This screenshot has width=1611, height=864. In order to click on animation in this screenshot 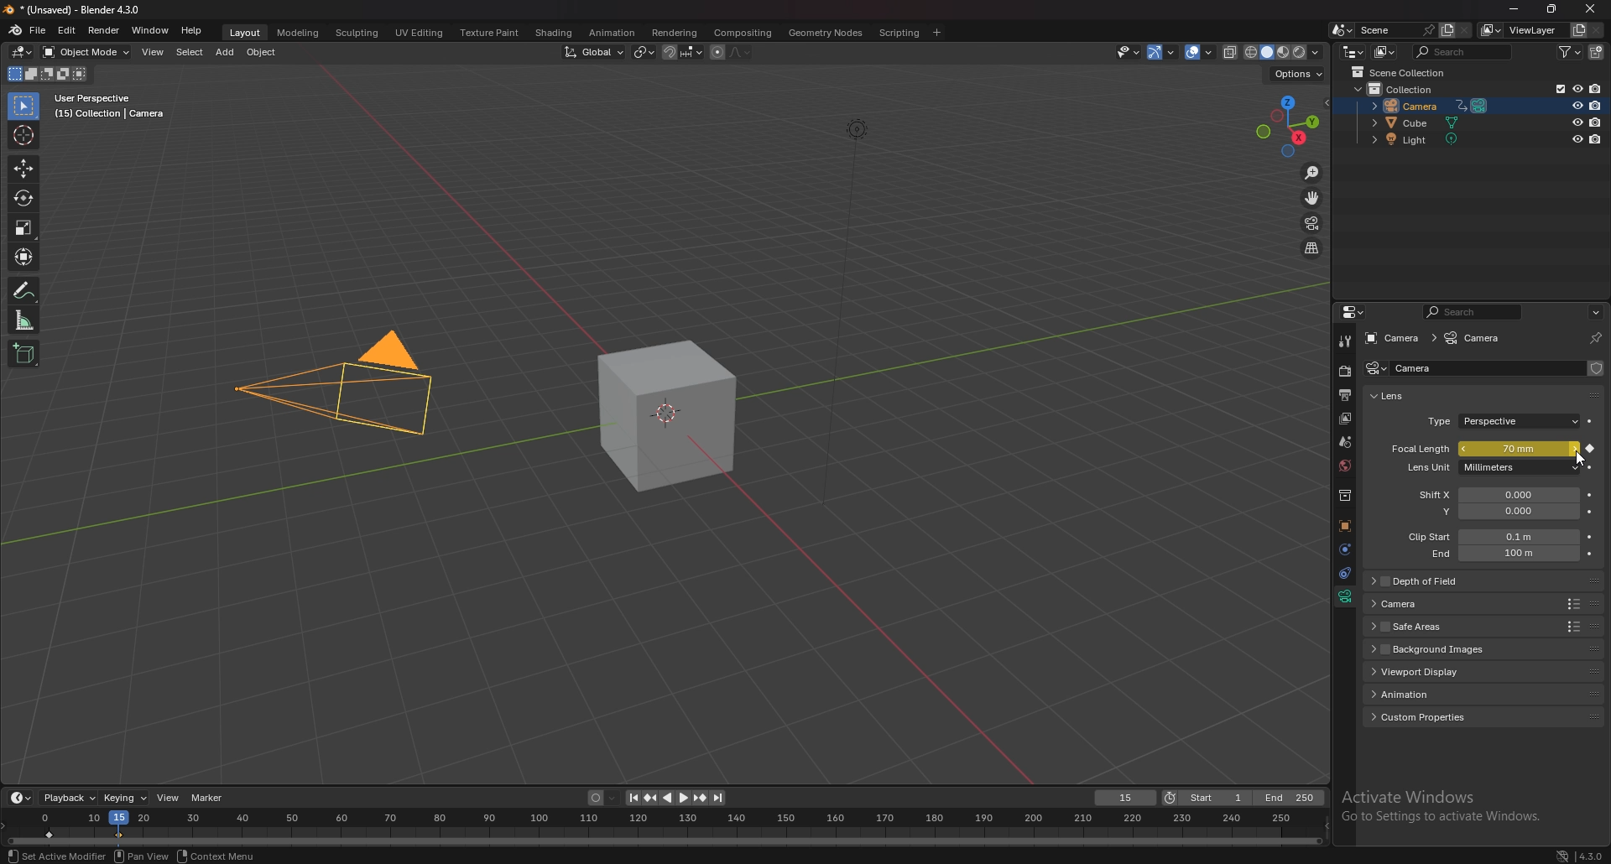, I will do `click(1436, 692)`.